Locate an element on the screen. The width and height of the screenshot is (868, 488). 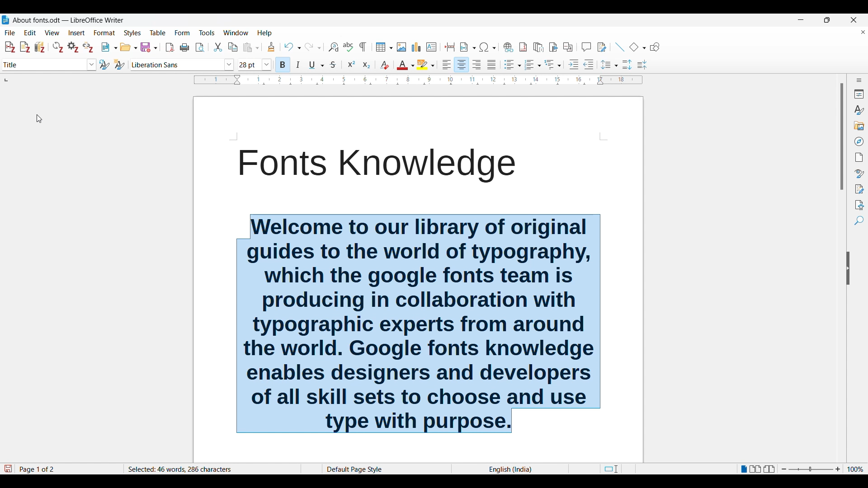
Justified alignment is located at coordinates (491, 65).